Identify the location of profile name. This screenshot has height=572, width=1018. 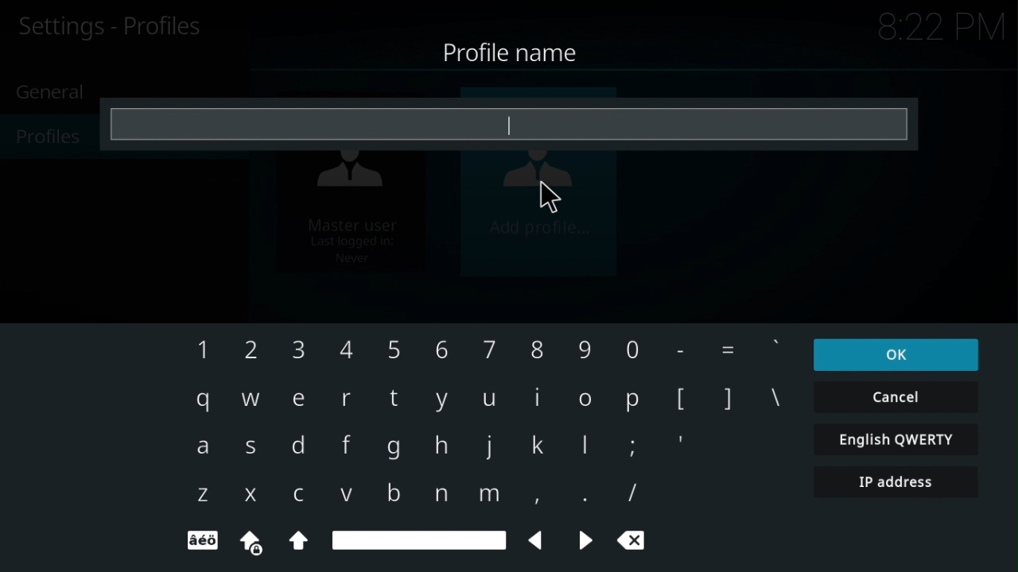
(507, 48).